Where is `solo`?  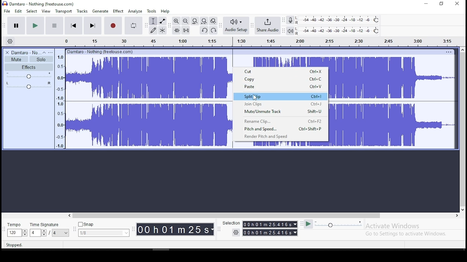 solo is located at coordinates (41, 59).